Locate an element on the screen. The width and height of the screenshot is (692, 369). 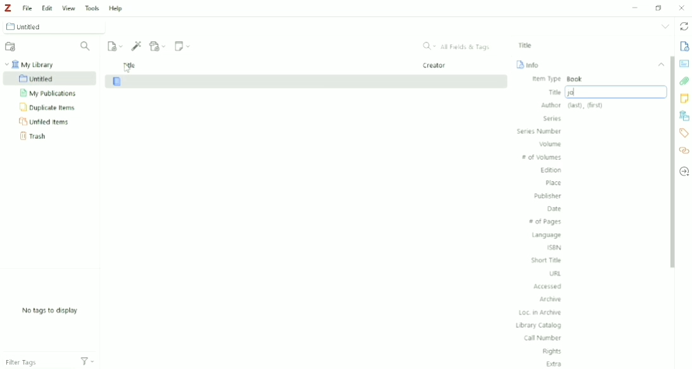
Related is located at coordinates (684, 150).